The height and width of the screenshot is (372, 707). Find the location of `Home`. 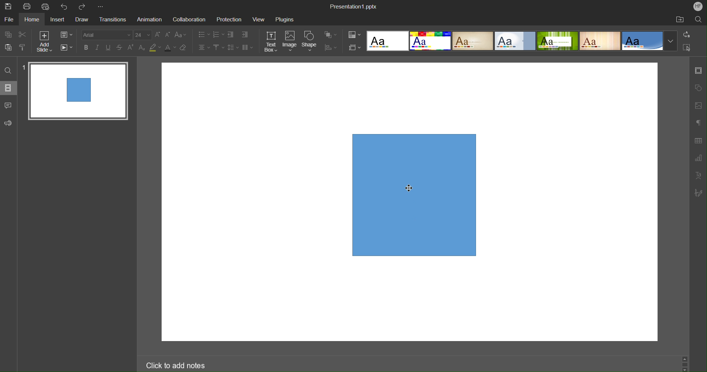

Home is located at coordinates (32, 19).